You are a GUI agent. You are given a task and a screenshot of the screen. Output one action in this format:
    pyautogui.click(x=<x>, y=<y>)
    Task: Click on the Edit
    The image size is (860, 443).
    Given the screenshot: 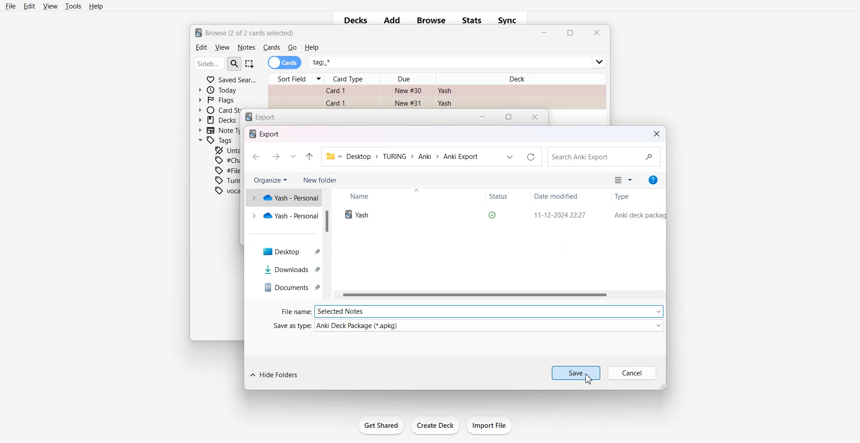 What is the action you would take?
    pyautogui.click(x=30, y=6)
    